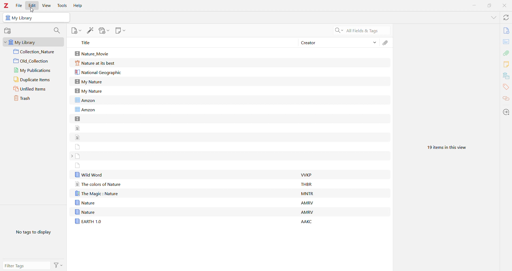 The width and height of the screenshot is (512, 271). Describe the element at coordinates (506, 17) in the screenshot. I see `Sync with zotero.org` at that location.